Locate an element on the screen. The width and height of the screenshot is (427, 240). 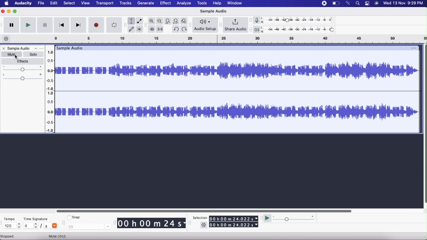
Close is located at coordinates (3, 12).